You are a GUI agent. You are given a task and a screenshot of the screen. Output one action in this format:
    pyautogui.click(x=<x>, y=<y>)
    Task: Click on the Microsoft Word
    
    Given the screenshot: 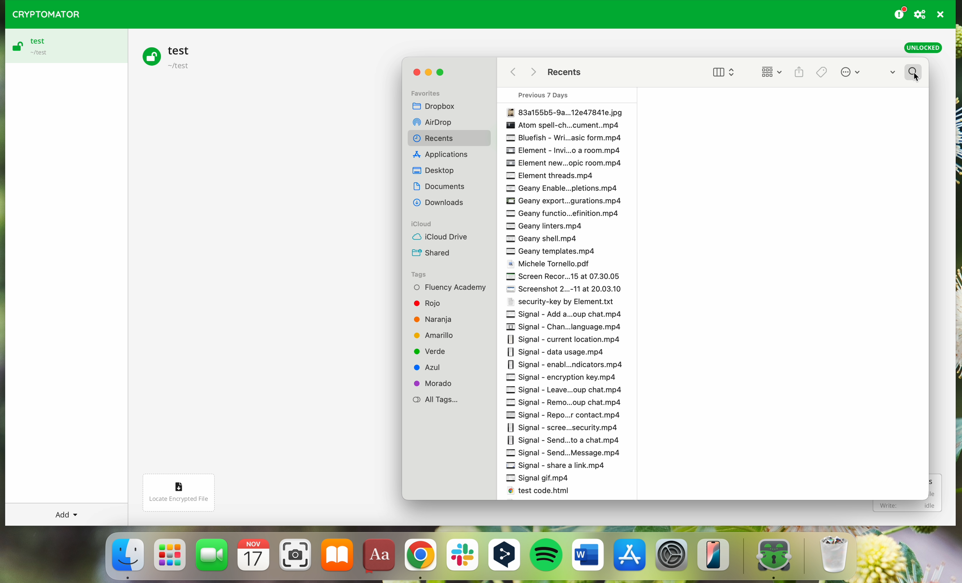 What is the action you would take?
    pyautogui.click(x=588, y=558)
    